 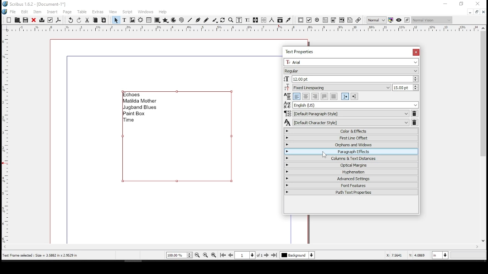 I want to click on copy item properties, so click(x=279, y=20).